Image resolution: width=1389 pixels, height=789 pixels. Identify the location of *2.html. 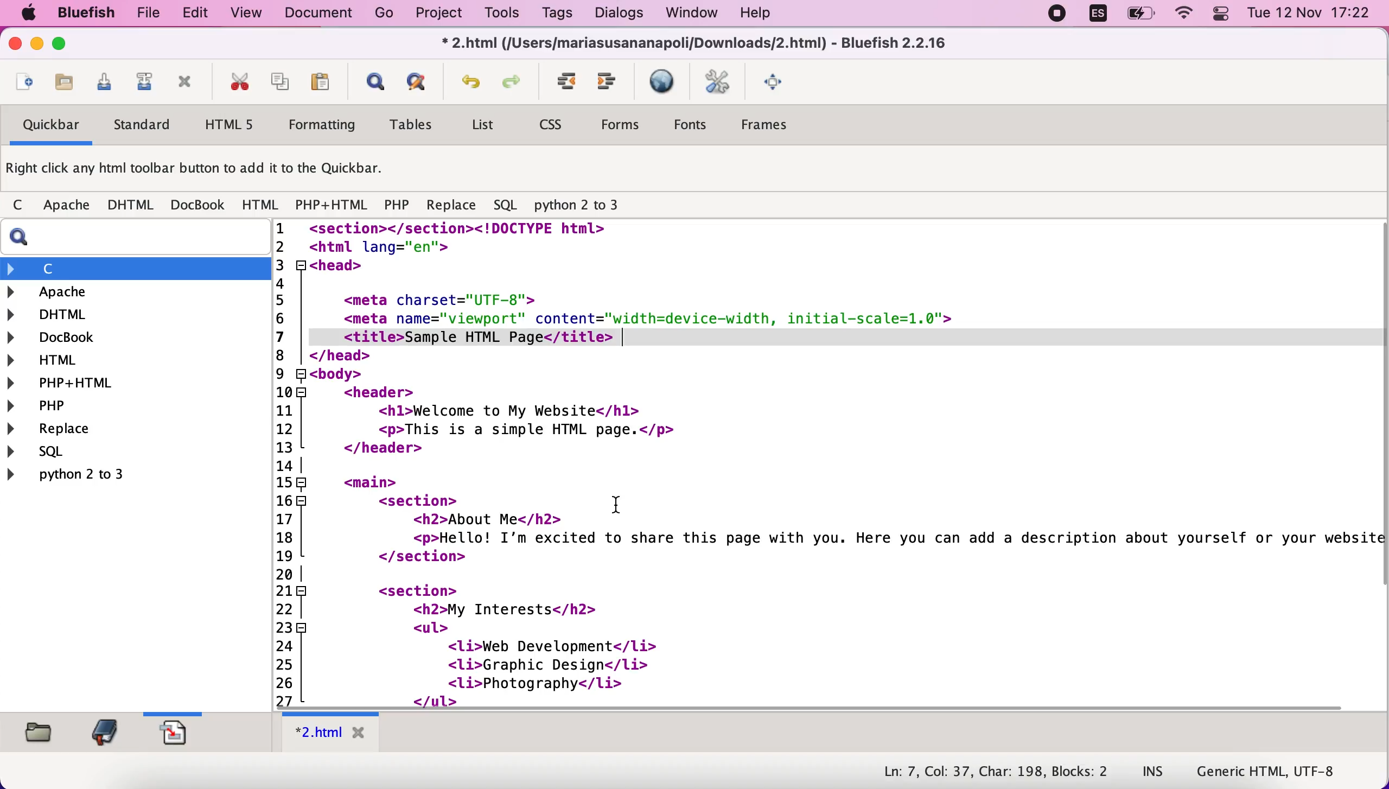
(333, 732).